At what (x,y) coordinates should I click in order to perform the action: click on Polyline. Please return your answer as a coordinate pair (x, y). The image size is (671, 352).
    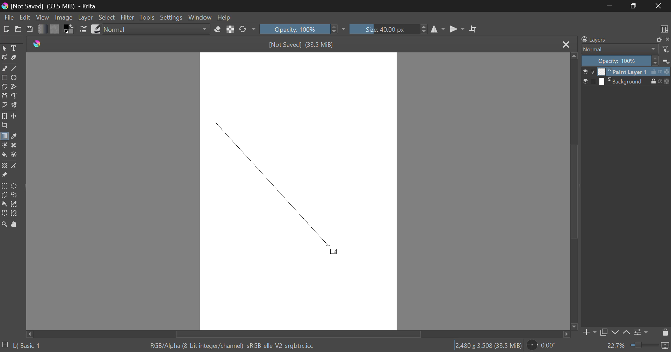
    Looking at the image, I should click on (13, 86).